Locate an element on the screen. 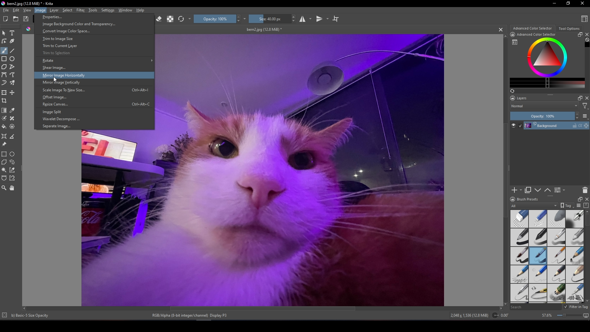 This screenshot has width=590, height=332. Display settings is located at coordinates (580, 206).